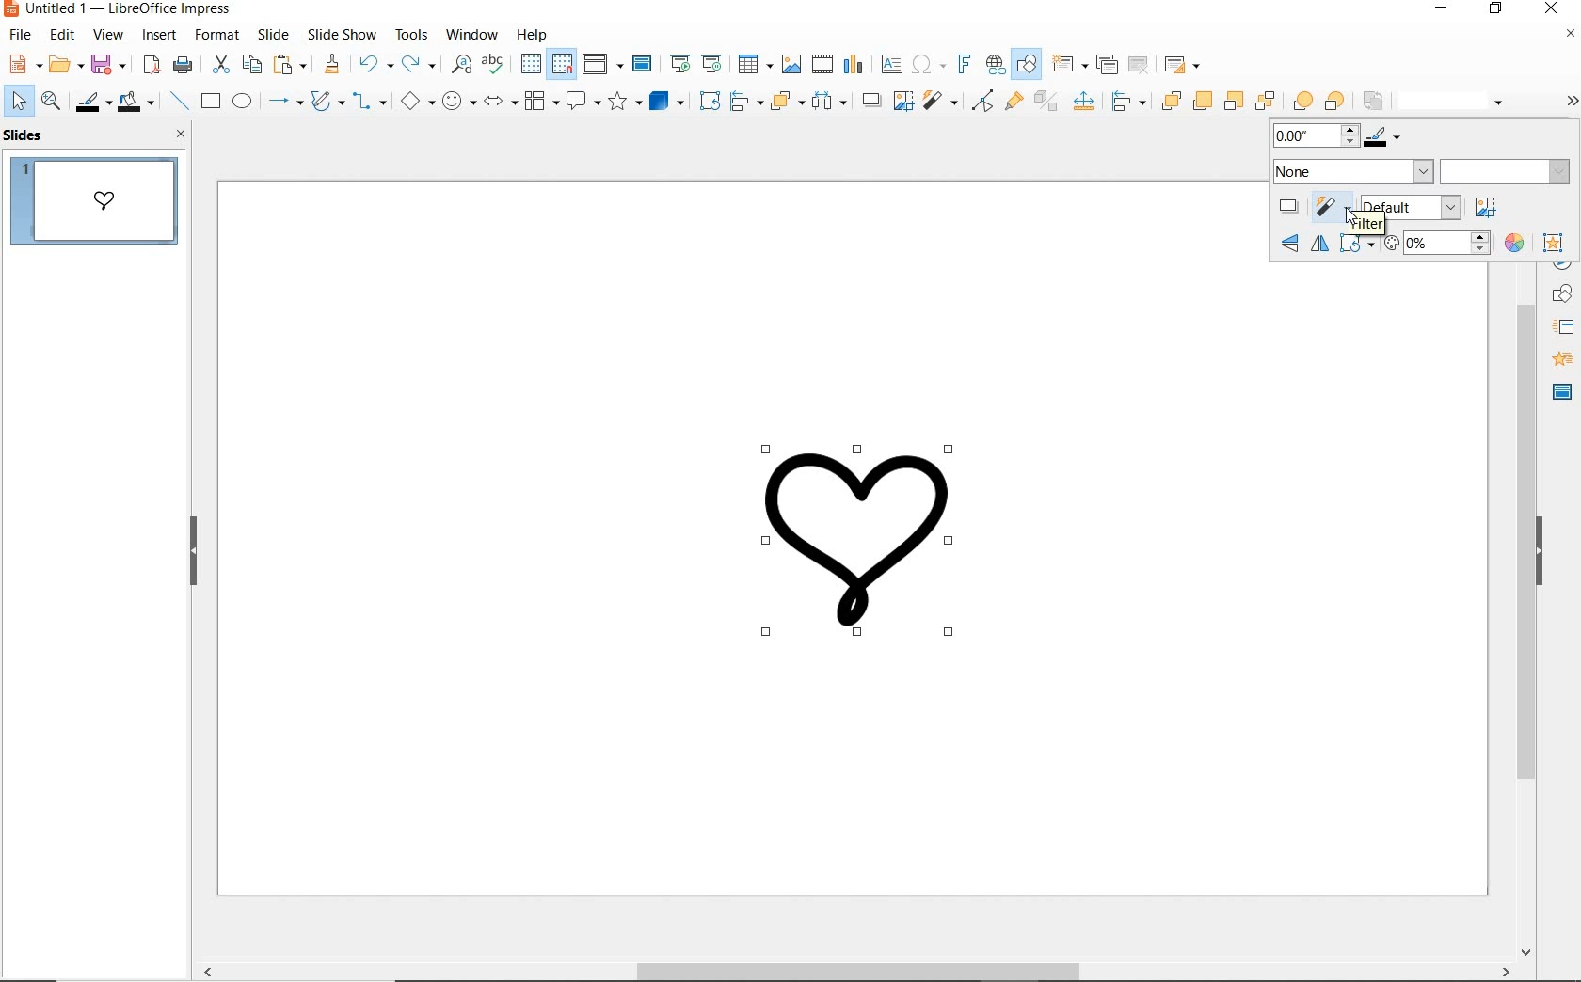  What do you see at coordinates (152, 65) in the screenshot?
I see `export as pdf` at bounding box center [152, 65].